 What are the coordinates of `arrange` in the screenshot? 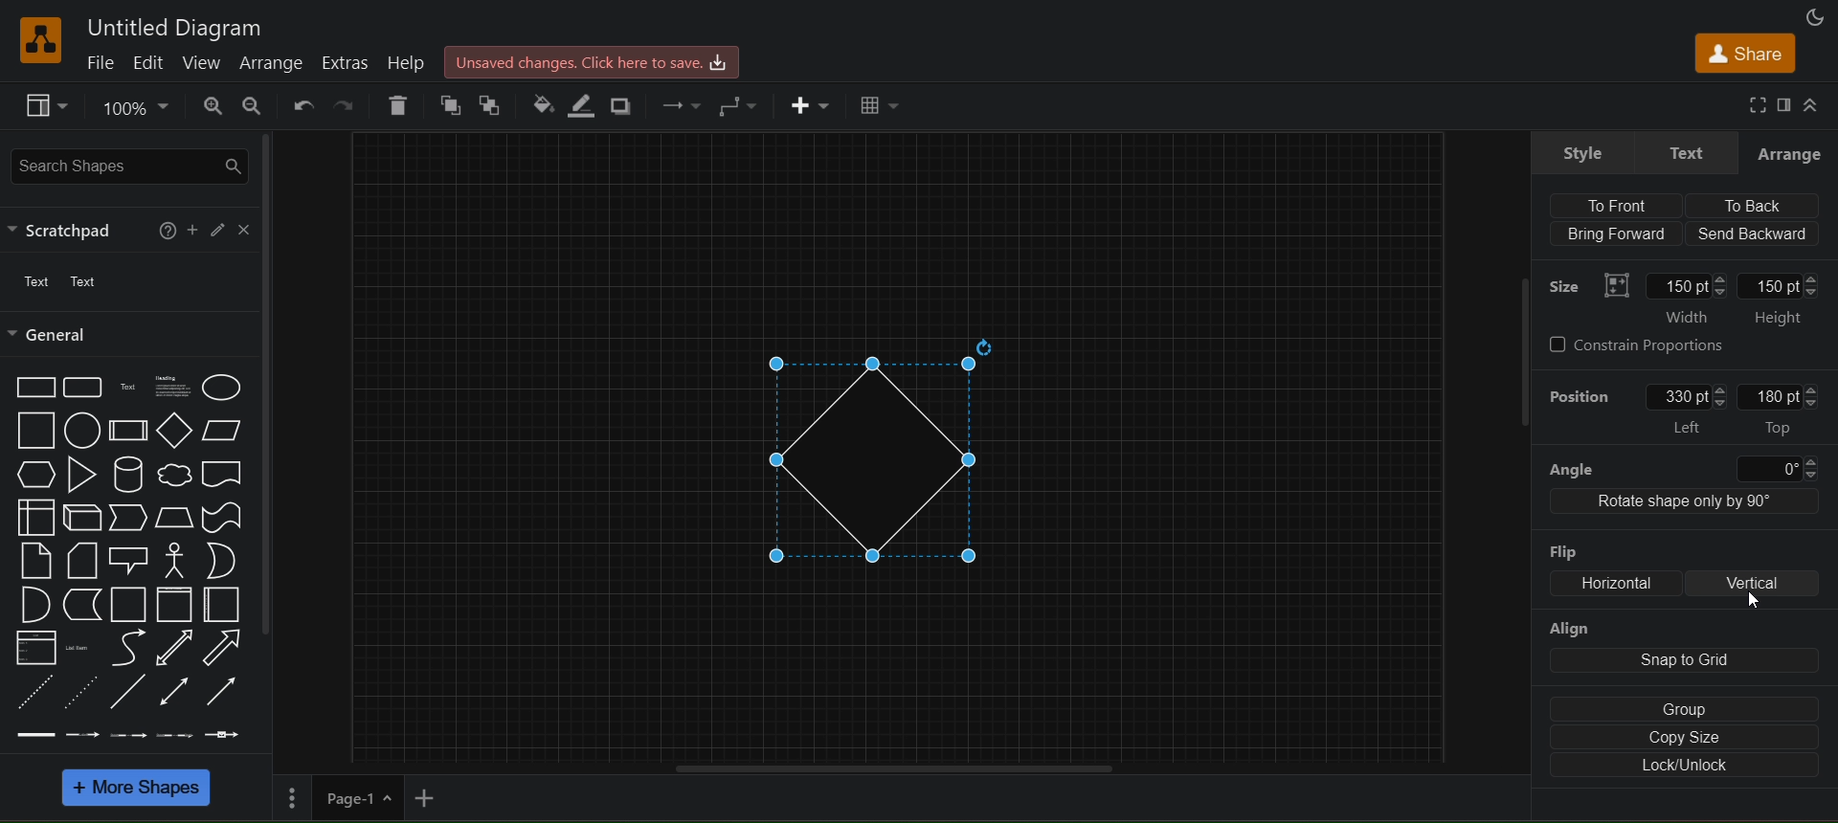 It's located at (273, 62).